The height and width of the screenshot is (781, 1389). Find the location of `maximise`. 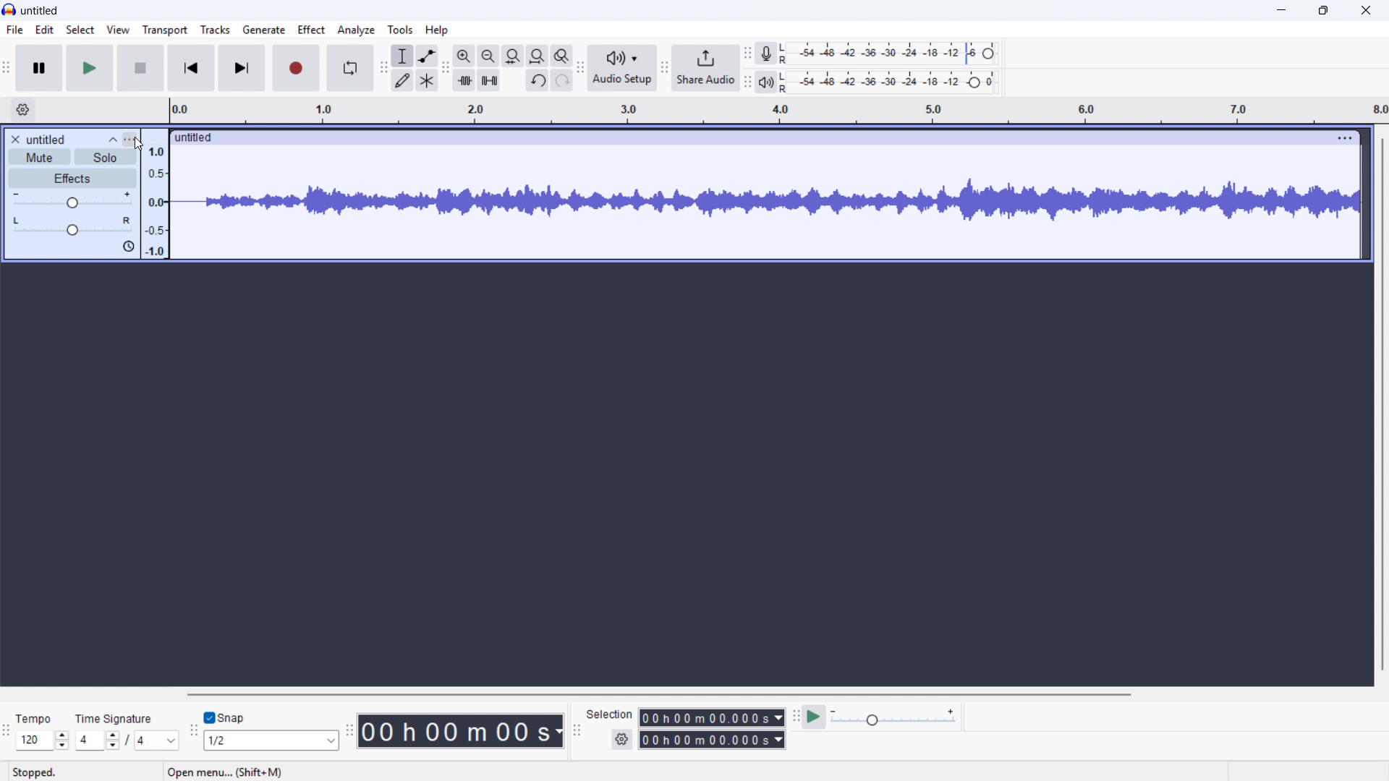

maximise is located at coordinates (1325, 11).